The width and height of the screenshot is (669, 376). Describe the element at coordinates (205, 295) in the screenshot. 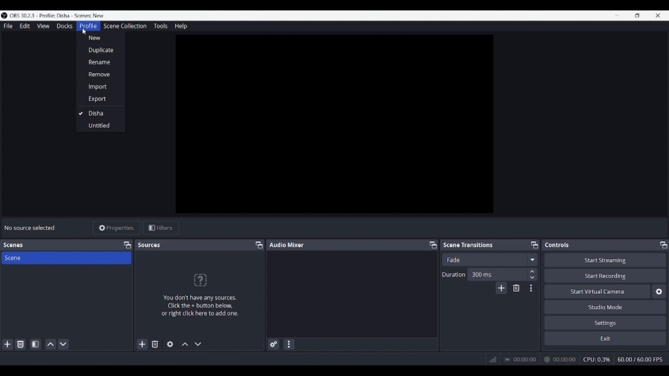

I see `Panel logo and text` at that location.